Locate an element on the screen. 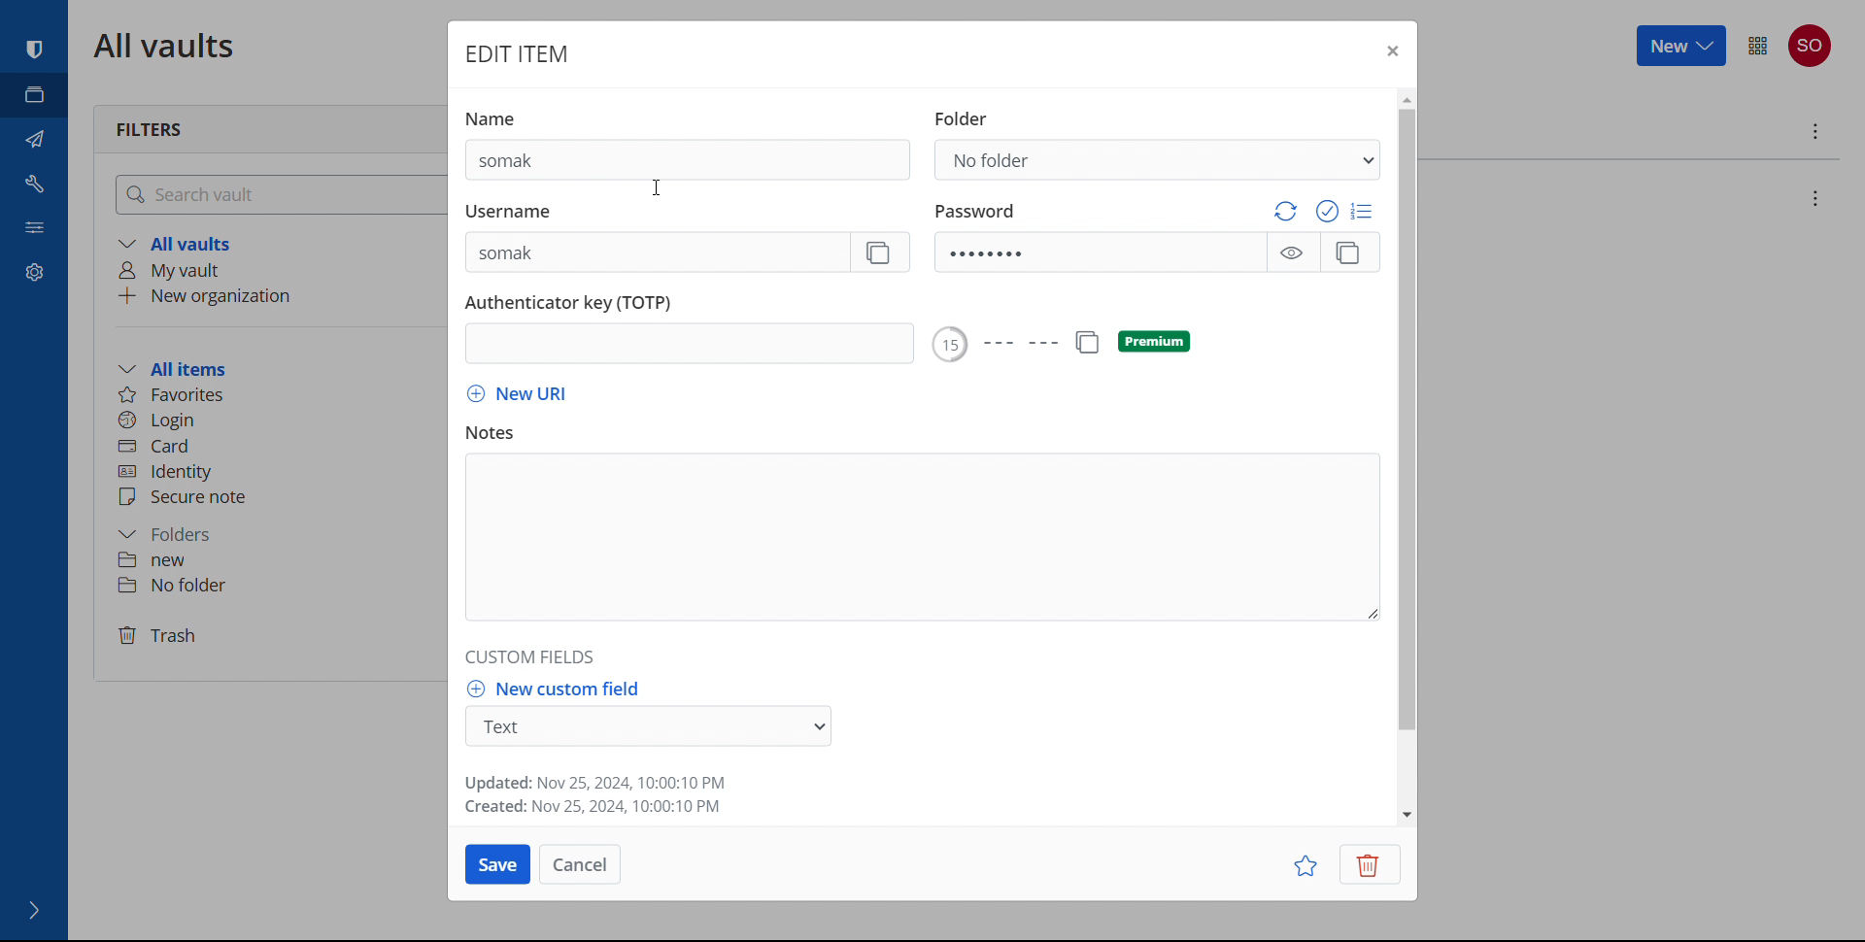 This screenshot has width=1865, height=942. folder 2 is located at coordinates (274, 585).